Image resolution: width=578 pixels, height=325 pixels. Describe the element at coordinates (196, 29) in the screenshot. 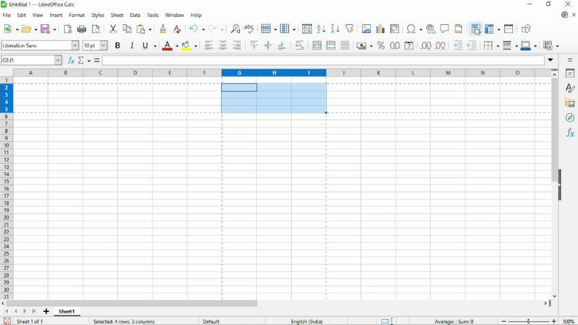

I see `undo` at that location.